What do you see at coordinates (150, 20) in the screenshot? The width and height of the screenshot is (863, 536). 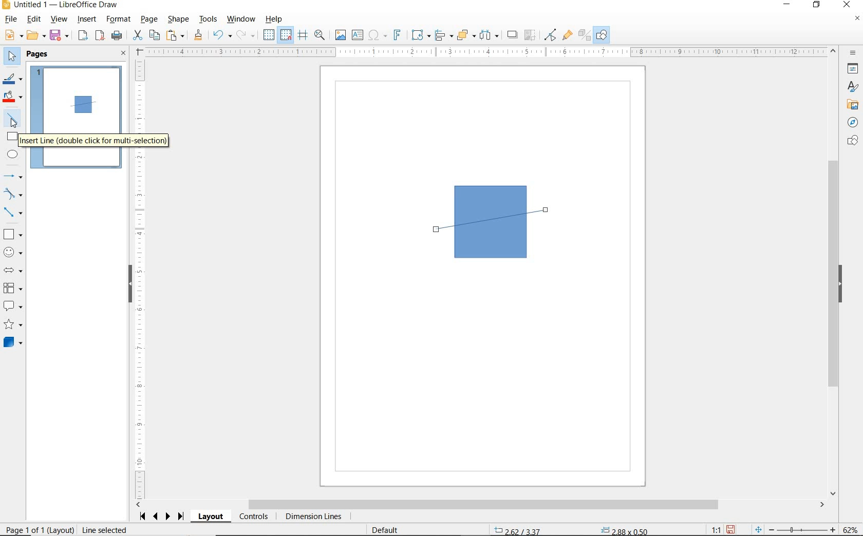 I see `PAGE` at bounding box center [150, 20].